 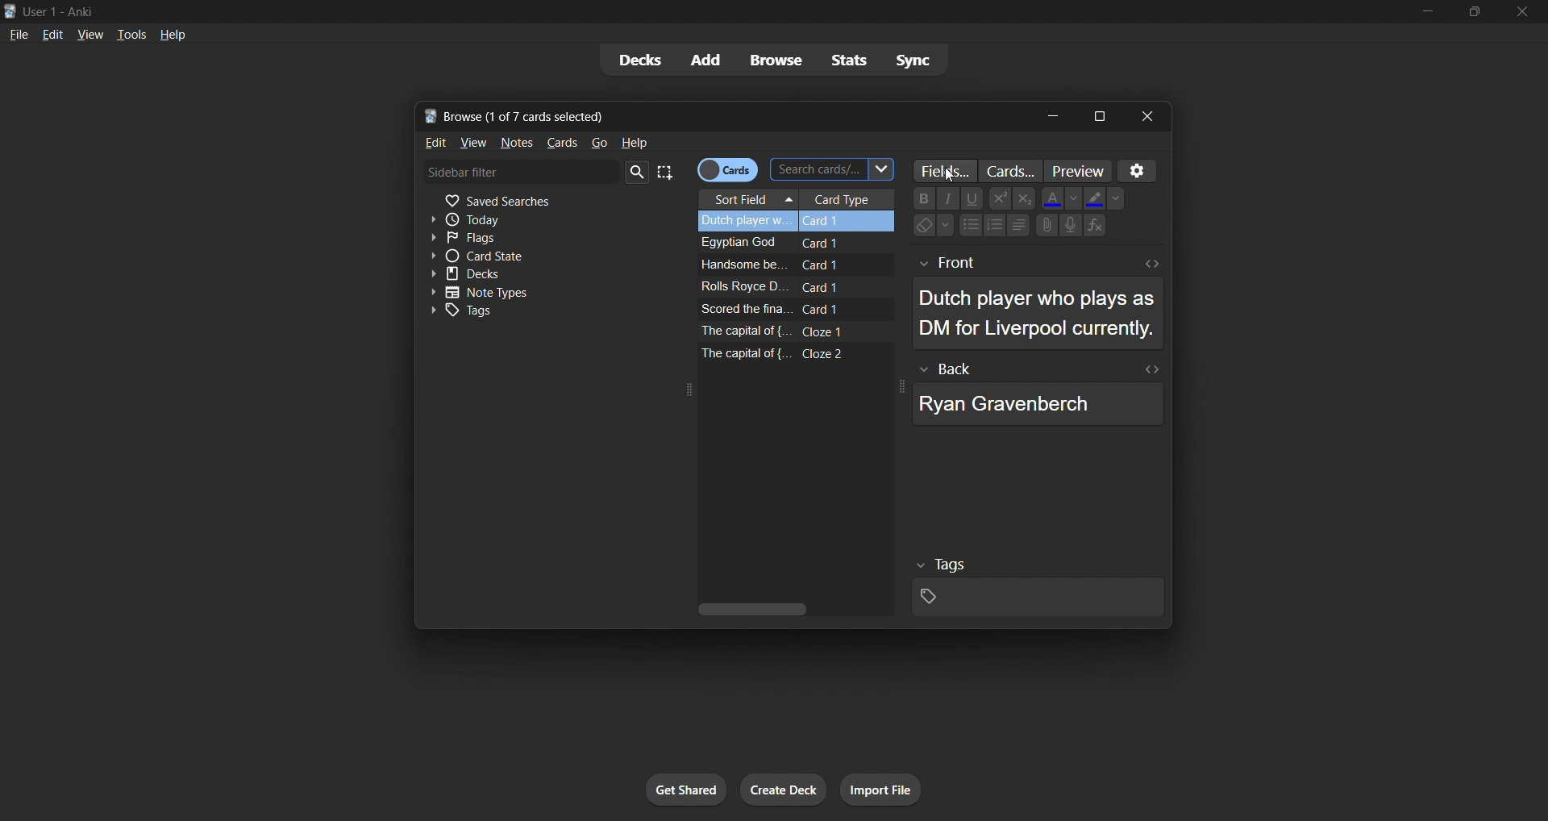 I want to click on search cards, so click(x=833, y=169).